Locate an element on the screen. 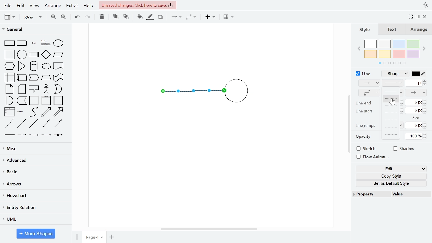 The image size is (432, 243). basic is located at coordinates (35, 172).